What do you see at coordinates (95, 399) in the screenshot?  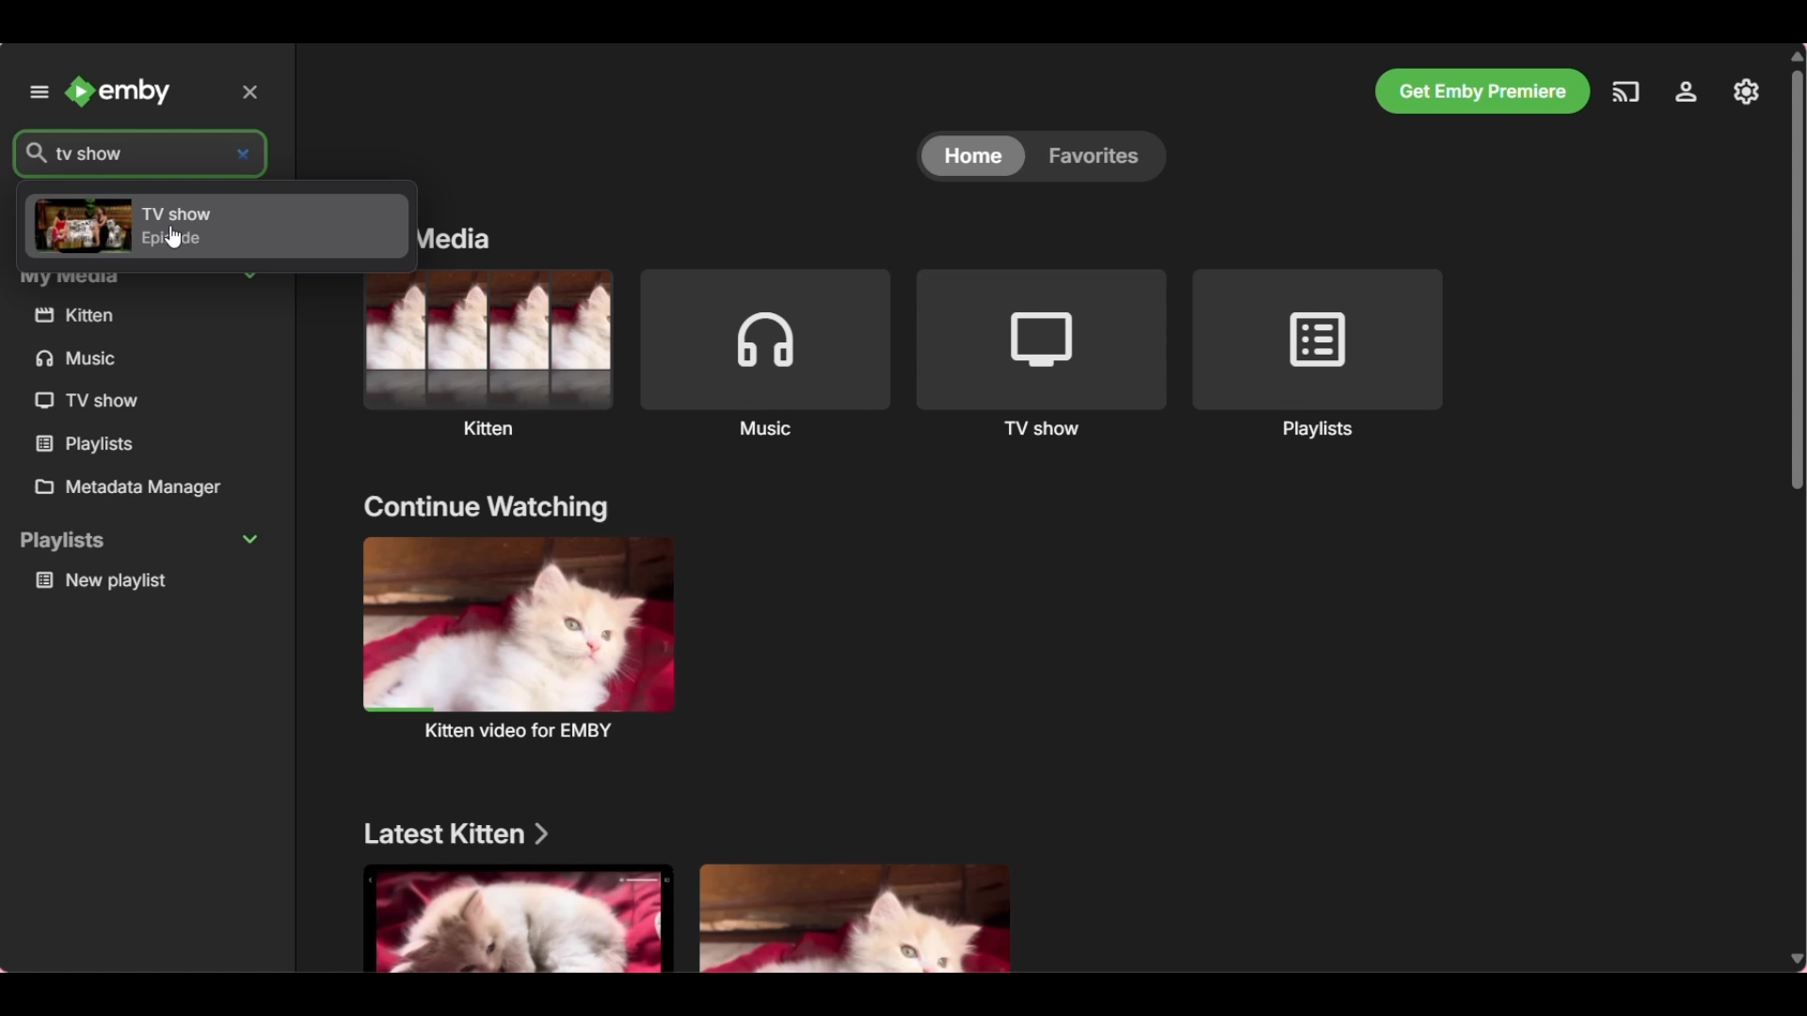 I see `TV show` at bounding box center [95, 399].